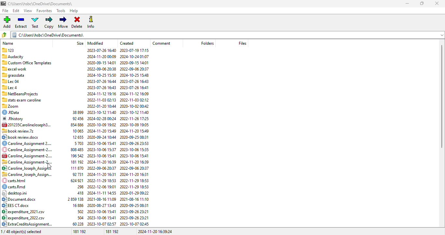 The image size is (445, 235). What do you see at coordinates (75, 143) in the screenshot?
I see `) Caroline_Assignment 2.... 5703 2023-10-06 15:41 2023-09-26 23:53` at bounding box center [75, 143].